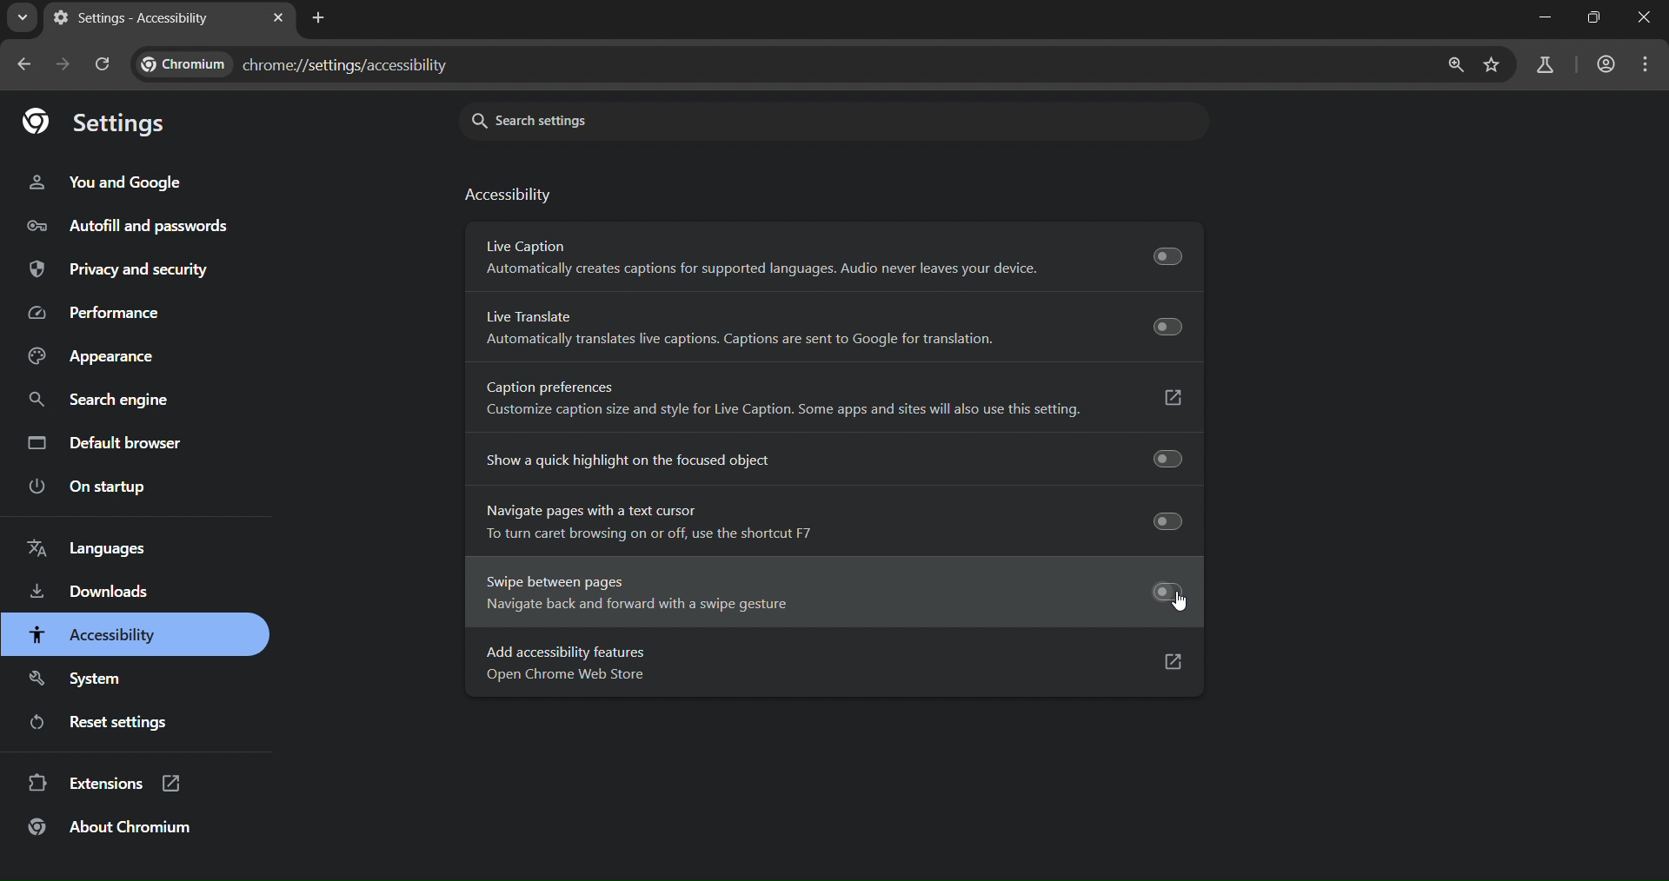  Describe the element at coordinates (149, 227) in the screenshot. I see `autofill and passwords` at that location.